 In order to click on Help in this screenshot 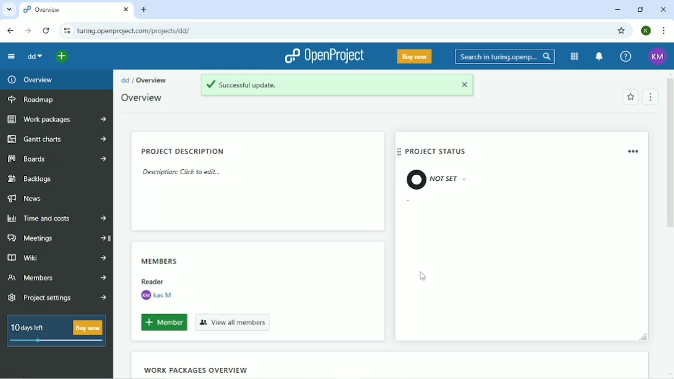, I will do `click(626, 57)`.